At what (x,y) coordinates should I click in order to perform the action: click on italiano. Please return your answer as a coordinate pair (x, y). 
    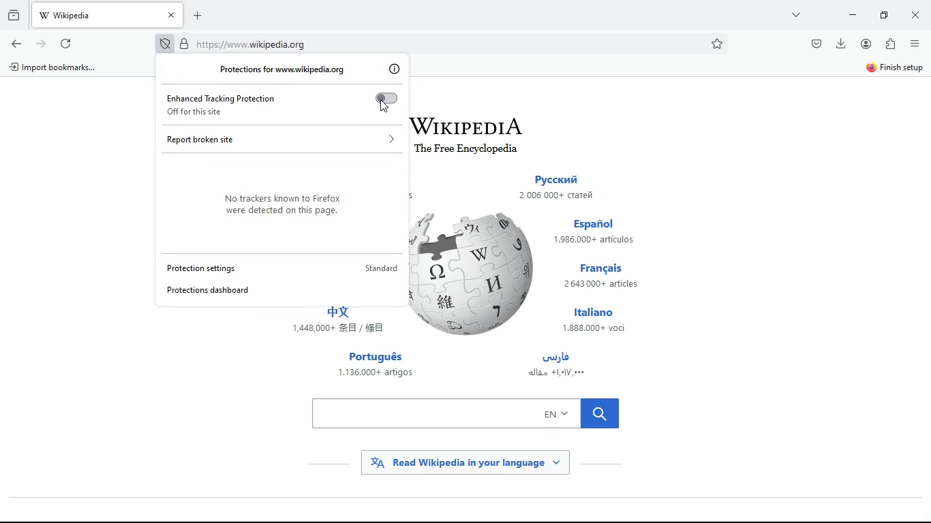
    Looking at the image, I should click on (601, 320).